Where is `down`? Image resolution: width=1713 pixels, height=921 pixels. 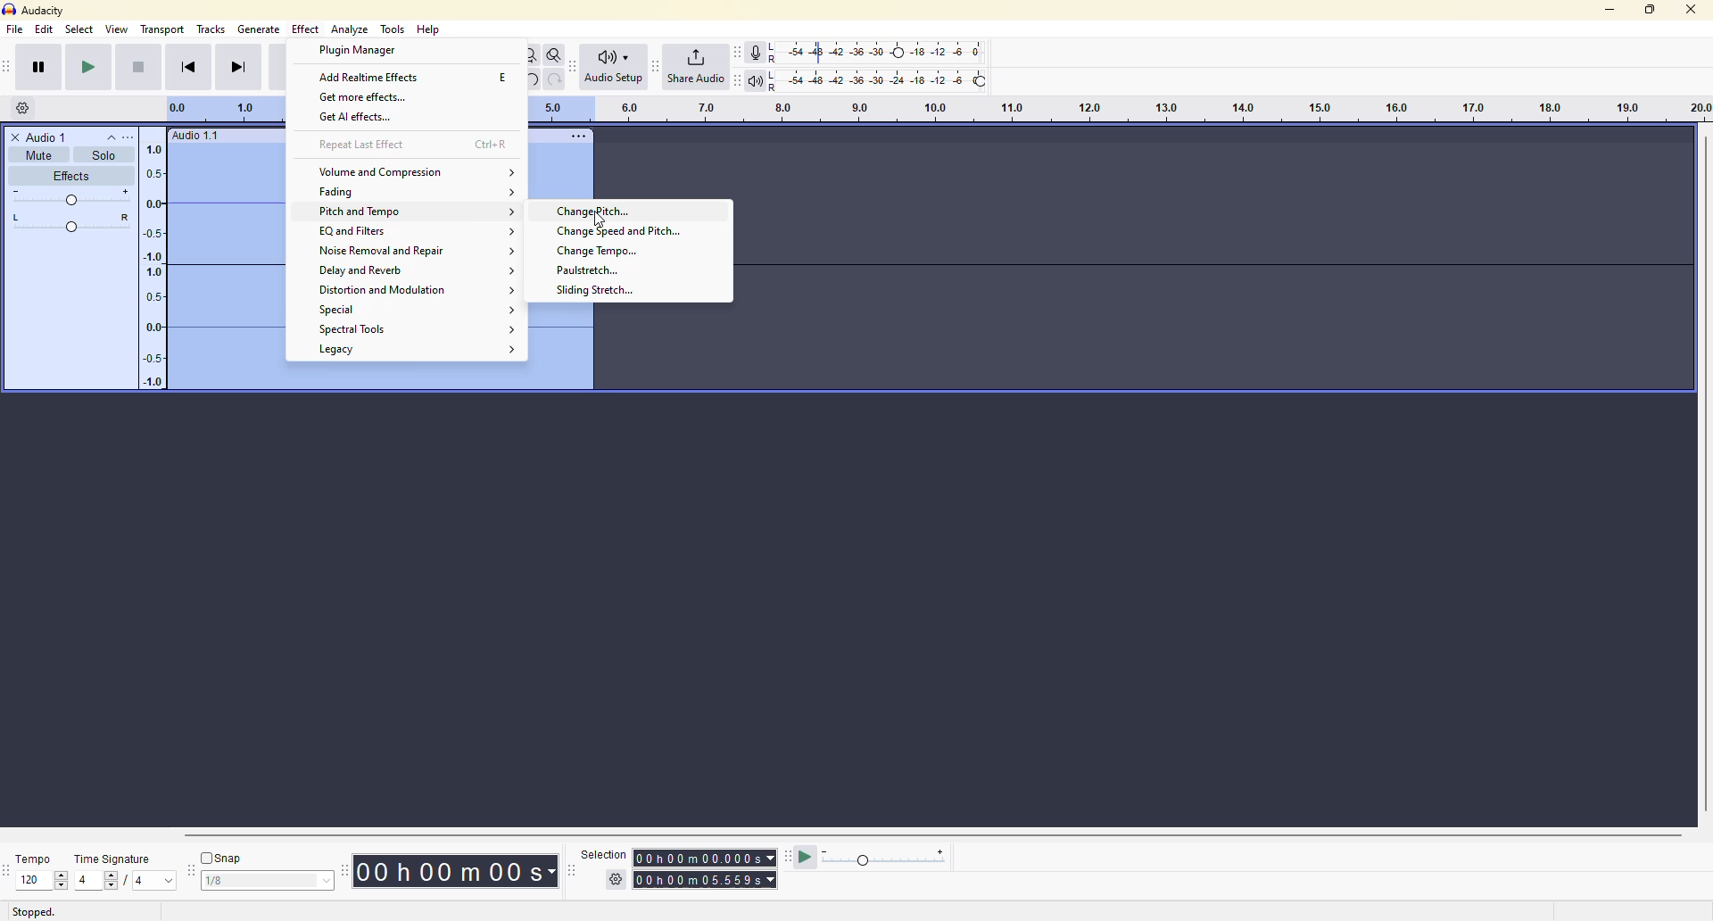 down is located at coordinates (61, 885).